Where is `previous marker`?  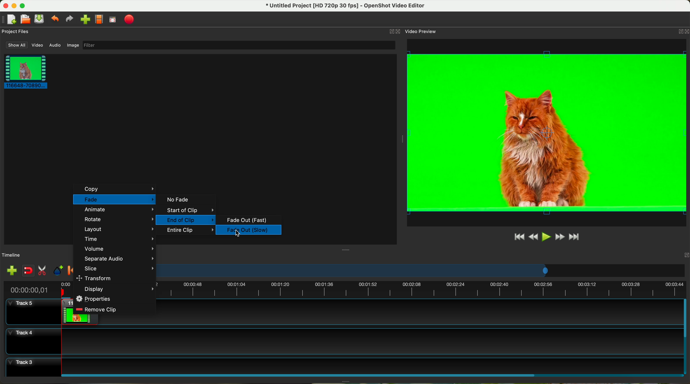
previous marker is located at coordinates (70, 270).